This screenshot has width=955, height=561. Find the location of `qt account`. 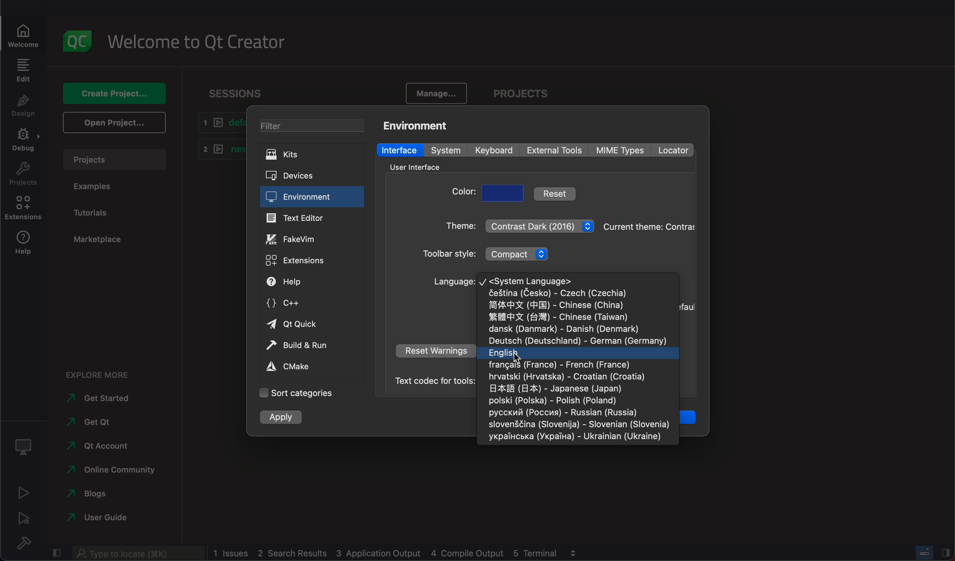

qt account is located at coordinates (101, 448).